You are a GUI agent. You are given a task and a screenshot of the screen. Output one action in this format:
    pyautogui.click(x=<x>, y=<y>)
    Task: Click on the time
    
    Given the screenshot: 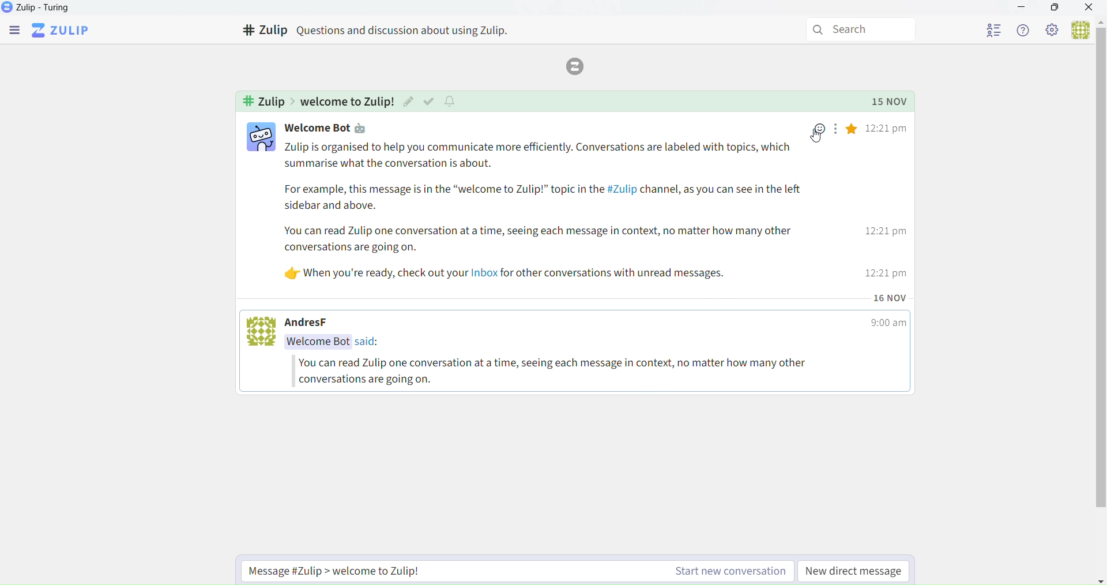 What is the action you would take?
    pyautogui.click(x=890, y=324)
    